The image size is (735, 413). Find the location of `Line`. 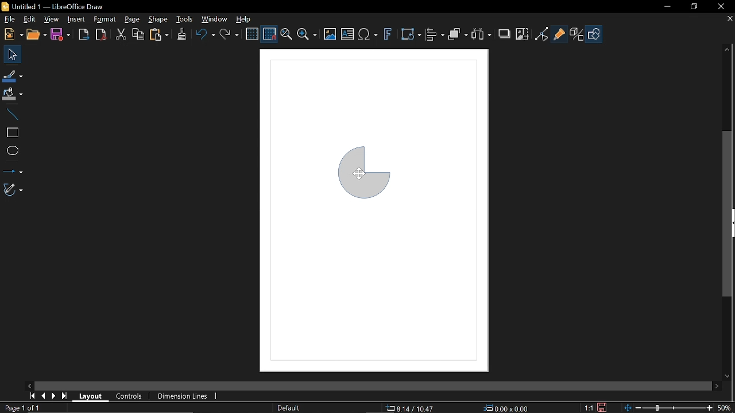

Line is located at coordinates (11, 114).